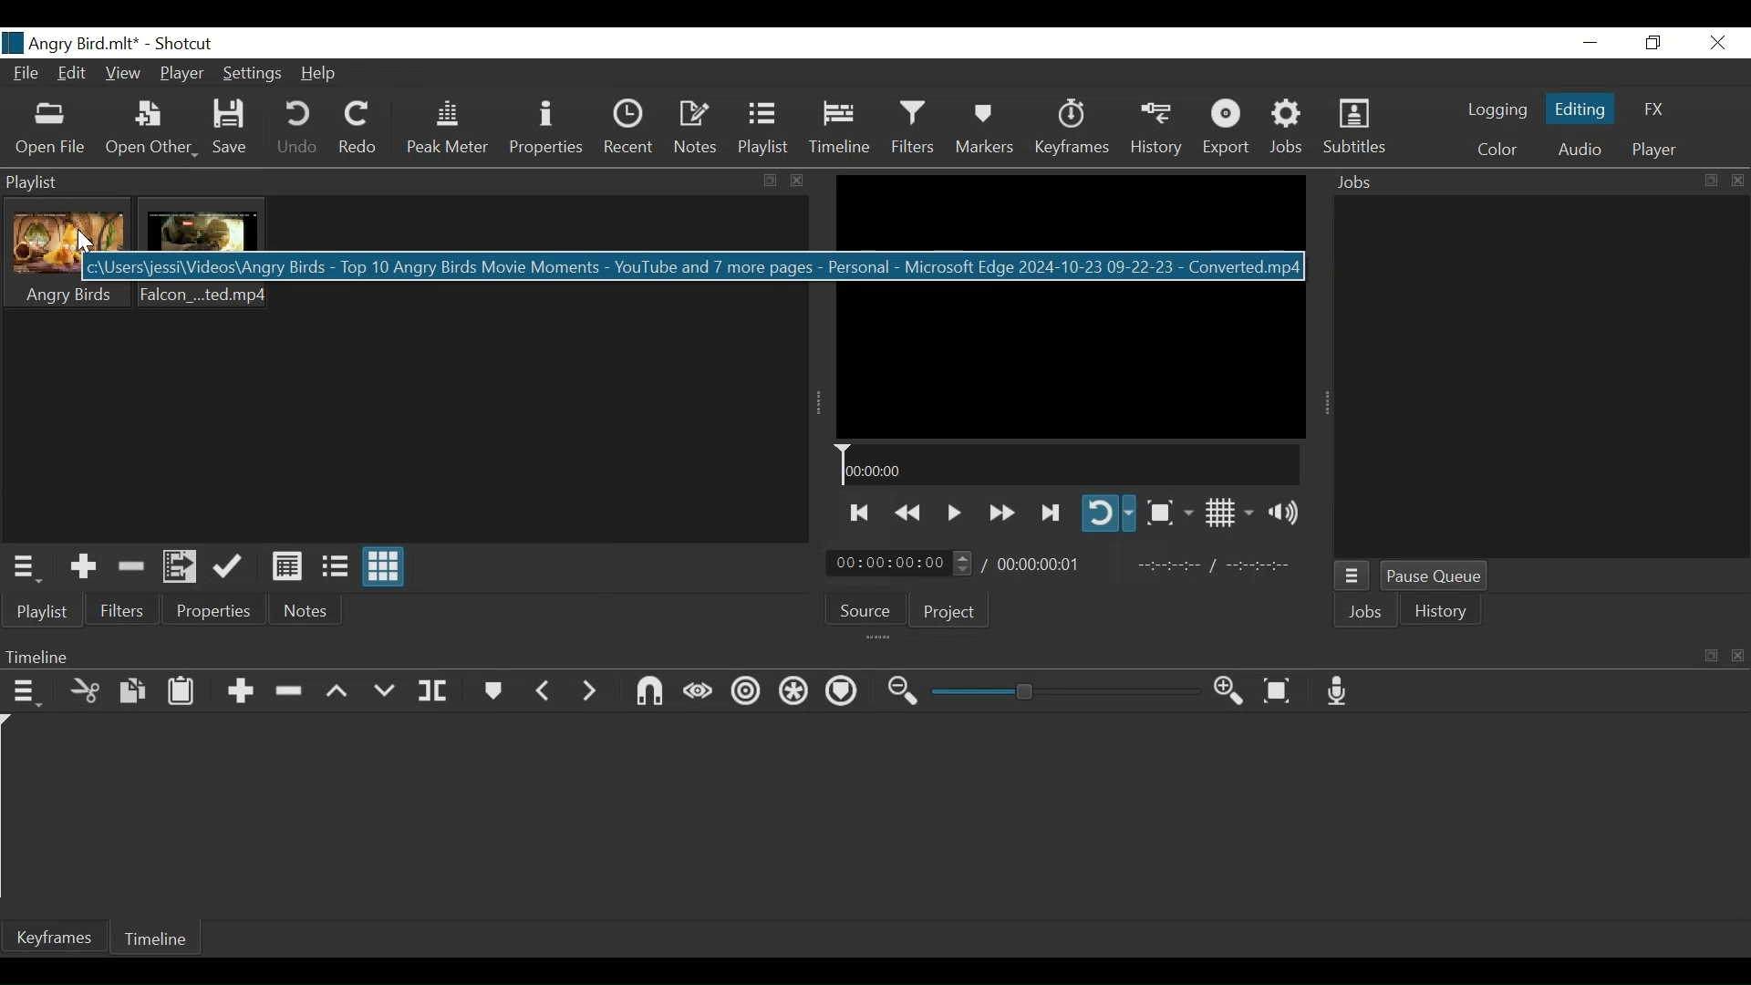  Describe the element at coordinates (767, 130) in the screenshot. I see `Playlist` at that location.